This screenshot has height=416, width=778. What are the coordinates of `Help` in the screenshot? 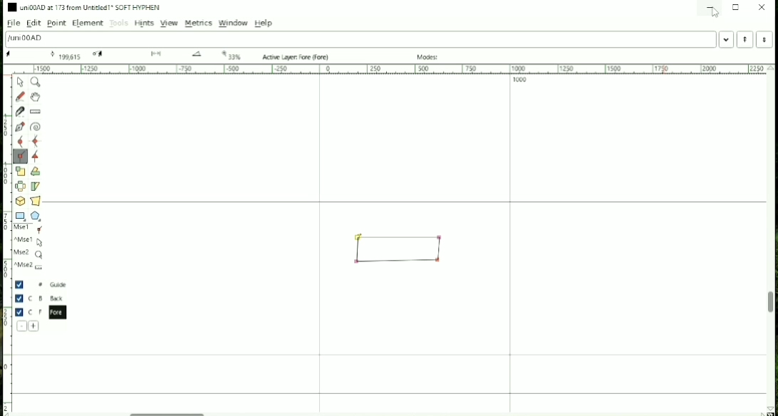 It's located at (264, 23).